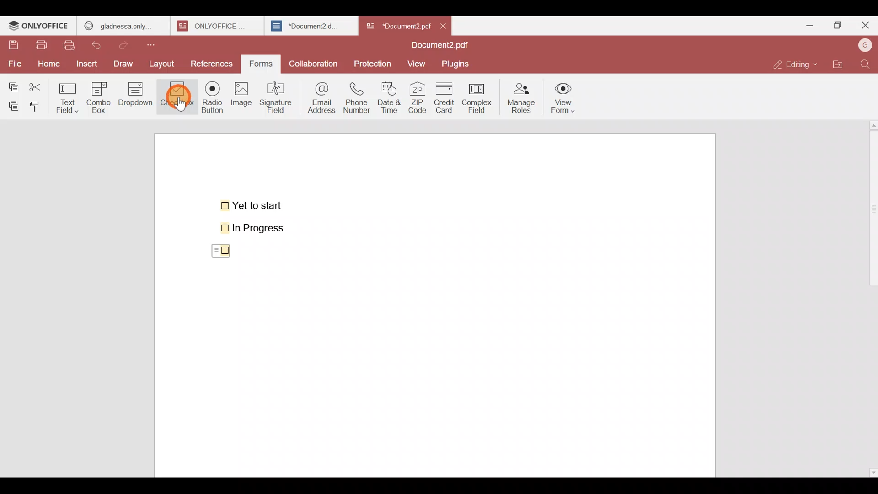  What do you see at coordinates (865, 64) in the screenshot?
I see `Find` at bounding box center [865, 64].